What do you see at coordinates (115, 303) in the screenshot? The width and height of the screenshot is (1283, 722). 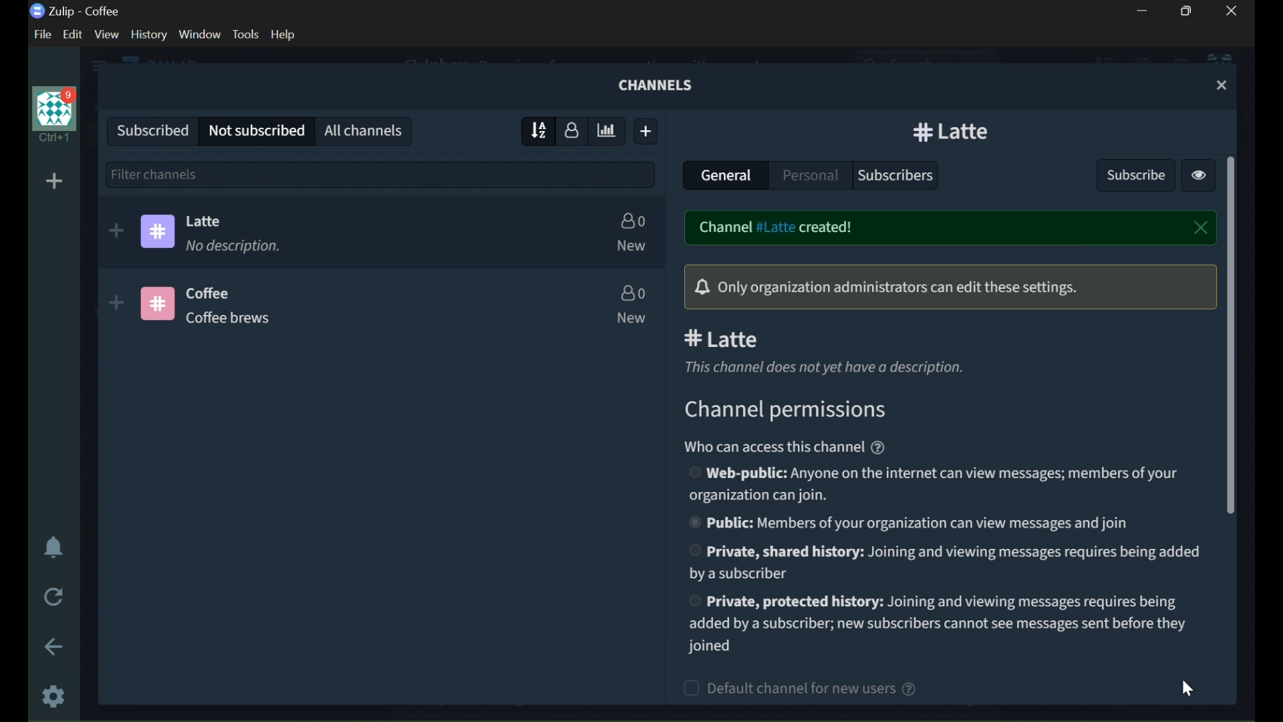 I see `SUBSCRIBE TO` at bounding box center [115, 303].